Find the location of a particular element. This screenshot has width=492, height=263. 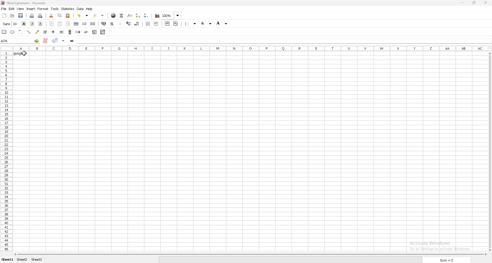

radio button is located at coordinates (55, 32).